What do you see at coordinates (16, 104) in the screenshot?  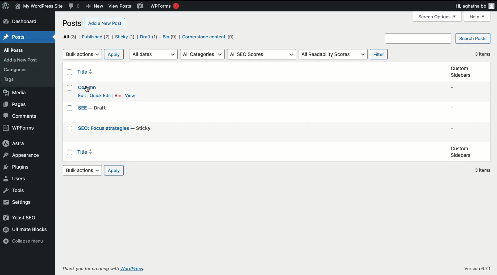 I see `Pages` at bounding box center [16, 104].